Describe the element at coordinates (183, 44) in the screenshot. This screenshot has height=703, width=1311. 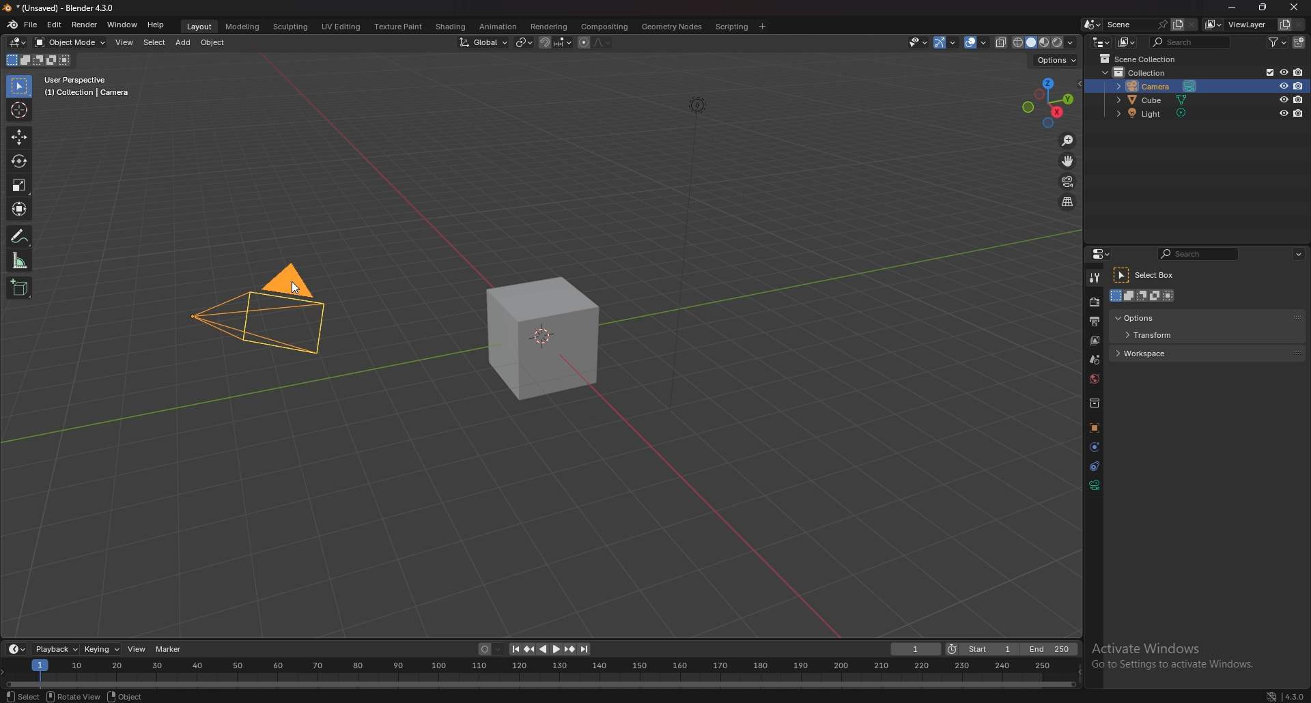
I see `add` at that location.